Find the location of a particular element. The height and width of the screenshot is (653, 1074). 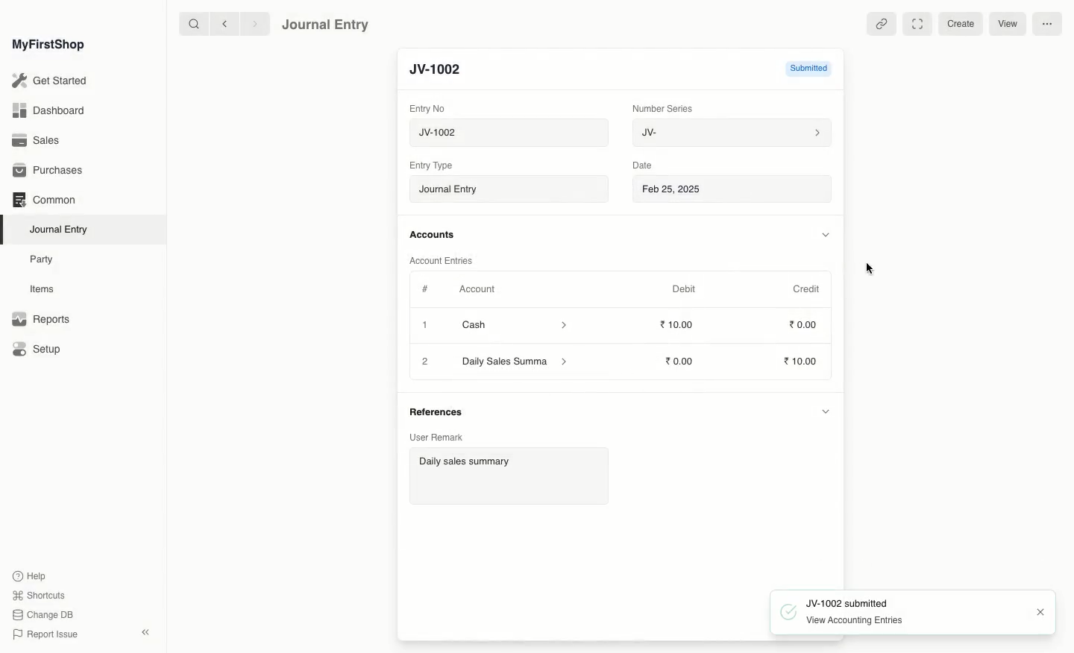

‘Number Series is located at coordinates (663, 107).